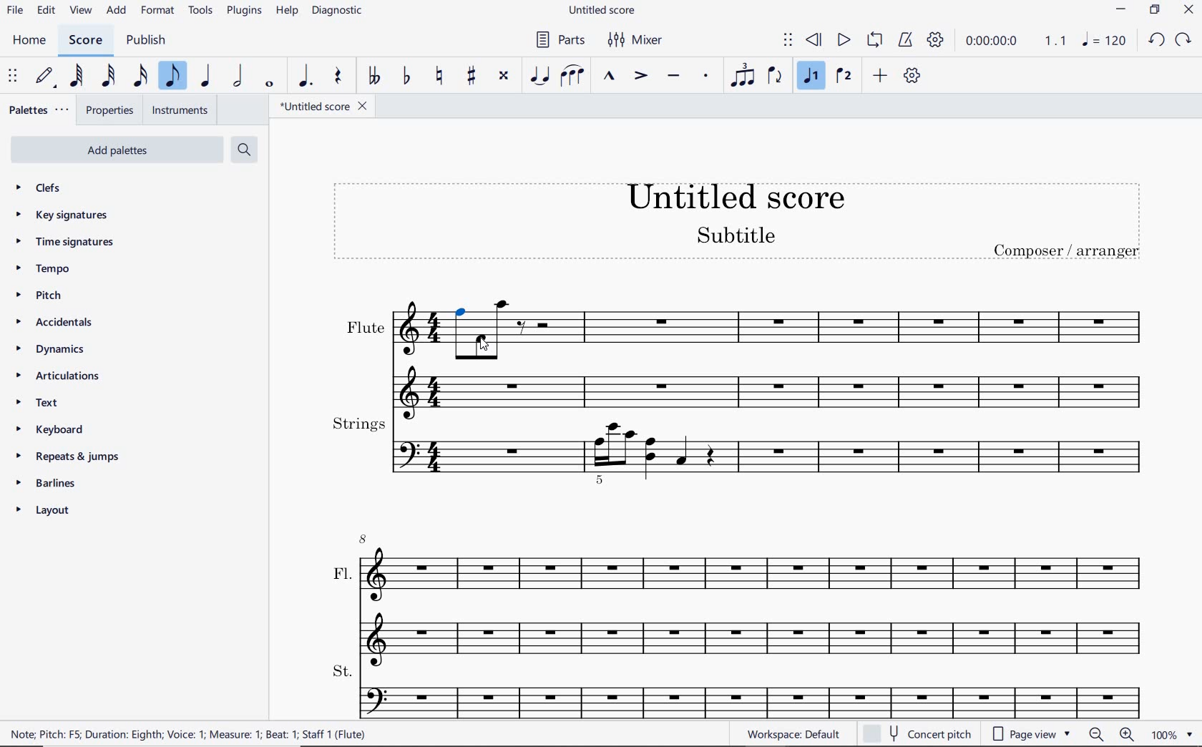  I want to click on PLAY TIME, so click(1015, 40).